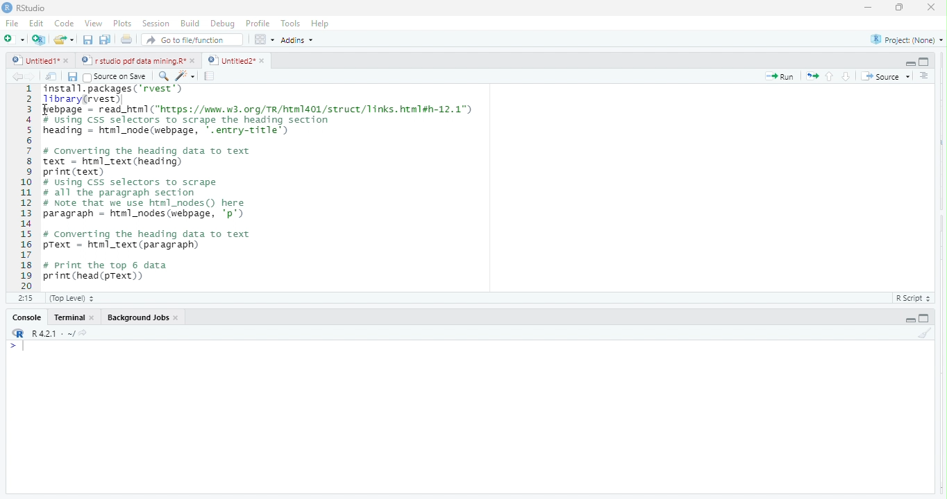 The image size is (947, 499). Describe the element at coordinates (121, 24) in the screenshot. I see `Plots` at that location.